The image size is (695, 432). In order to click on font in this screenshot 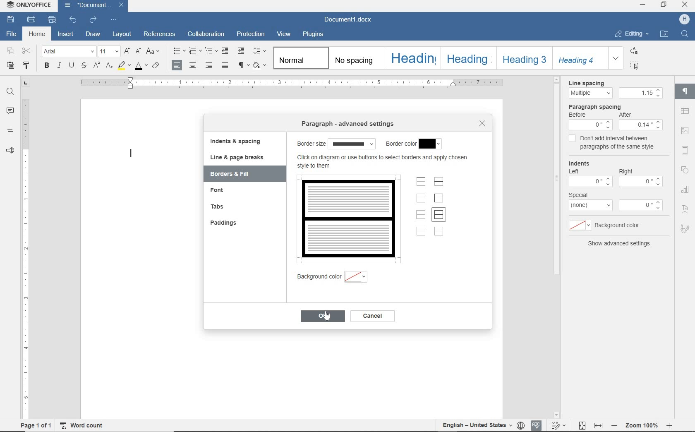, I will do `click(223, 191)`.